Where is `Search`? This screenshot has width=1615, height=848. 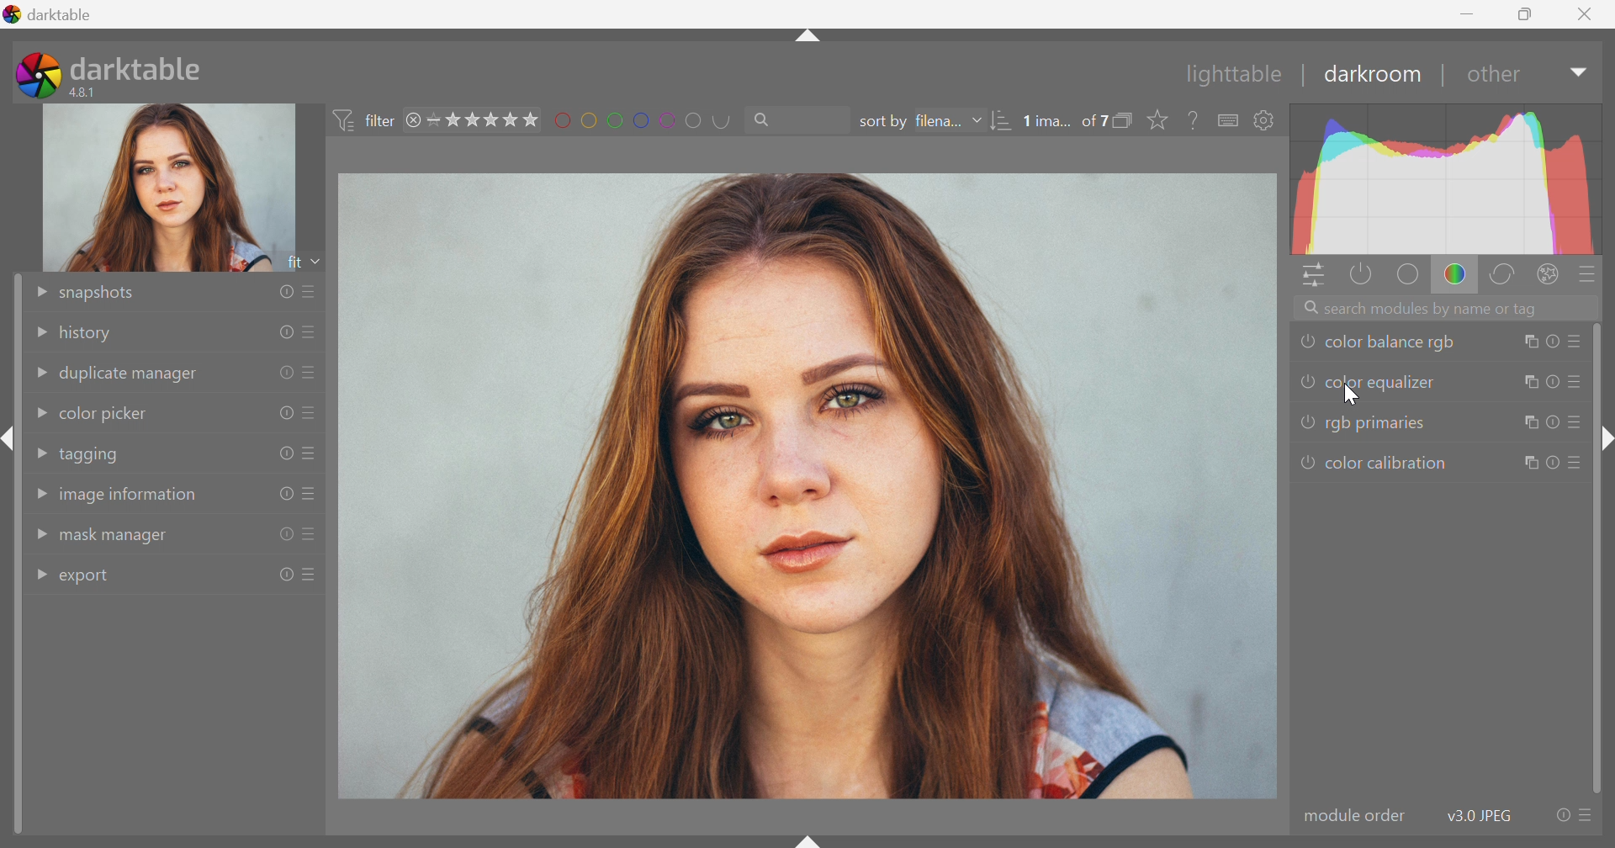
Search is located at coordinates (769, 120).